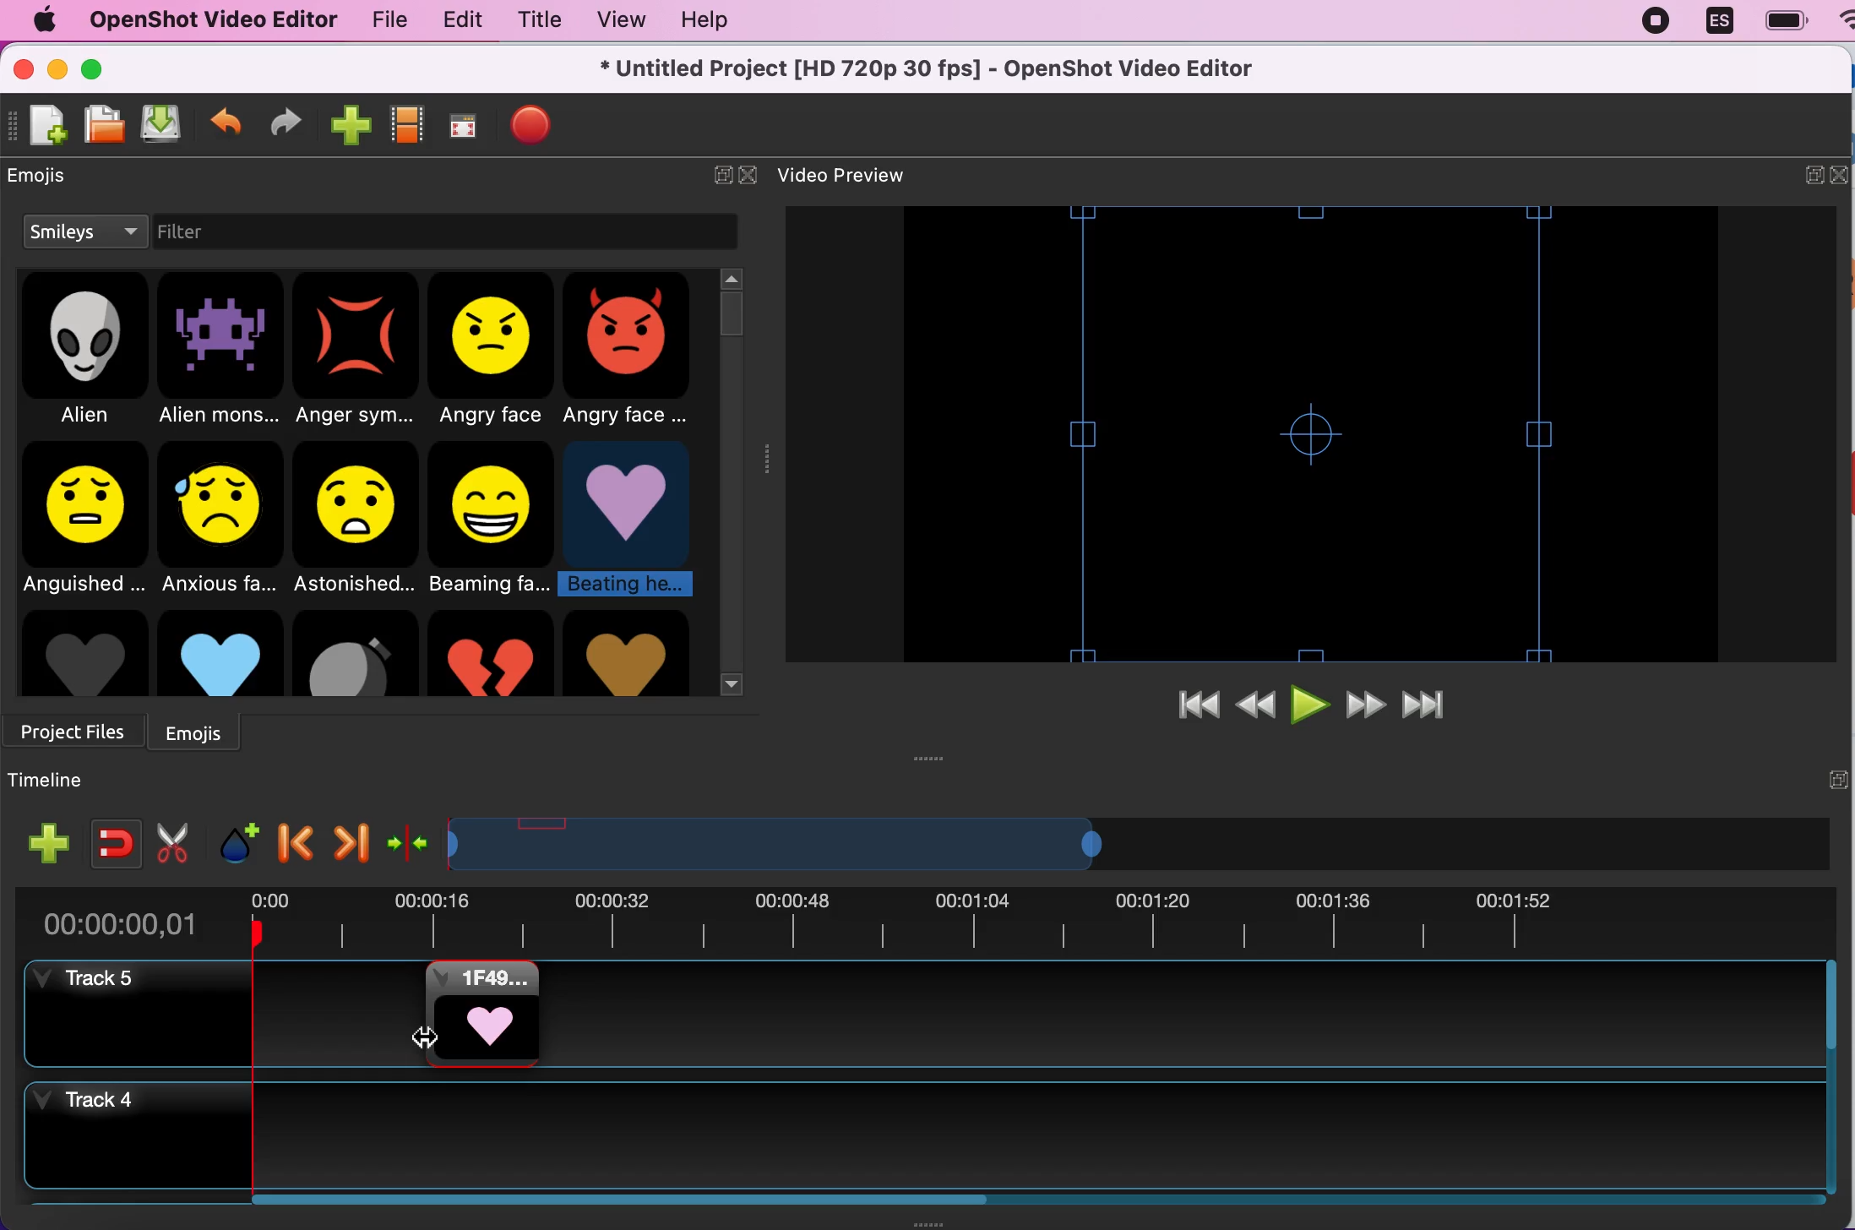 The width and height of the screenshot is (1855, 1230). I want to click on angry face, so click(494, 351).